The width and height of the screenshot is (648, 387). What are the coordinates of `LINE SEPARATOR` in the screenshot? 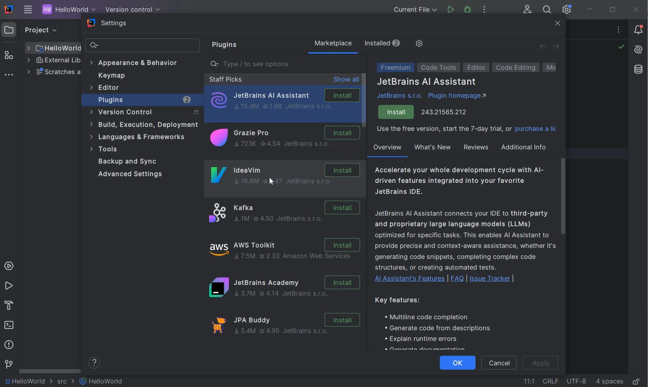 It's located at (550, 381).